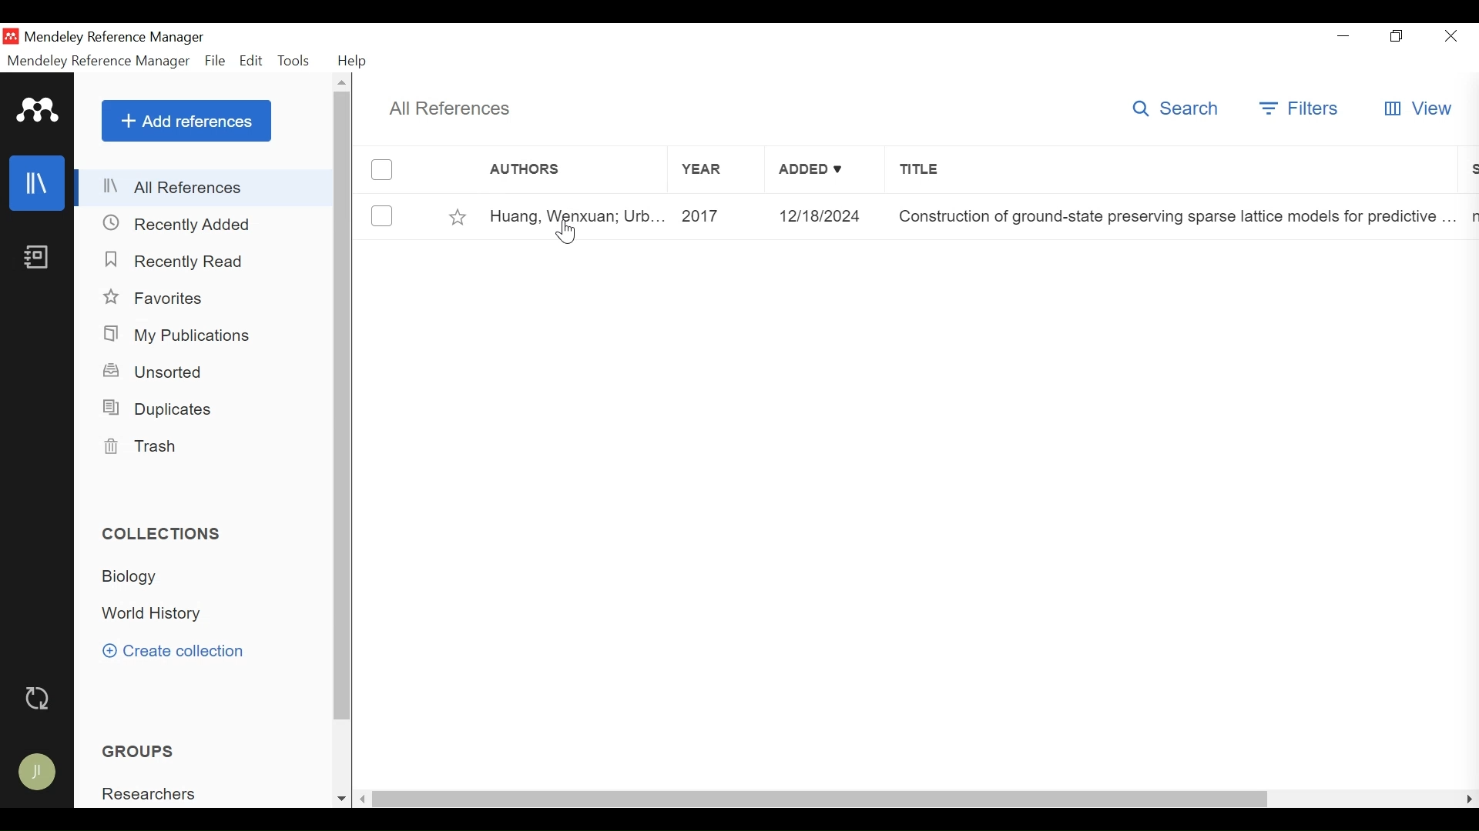 The height and width of the screenshot is (831, 1479). What do you see at coordinates (1395, 37) in the screenshot?
I see `Restore` at bounding box center [1395, 37].